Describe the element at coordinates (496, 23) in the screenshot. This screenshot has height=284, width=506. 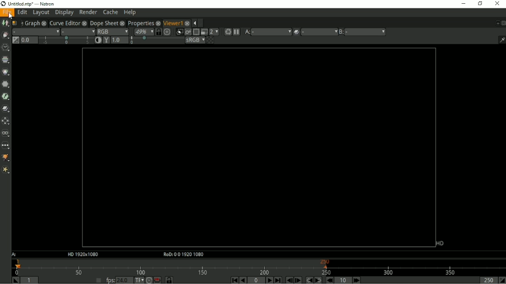
I see `Float pane` at that location.